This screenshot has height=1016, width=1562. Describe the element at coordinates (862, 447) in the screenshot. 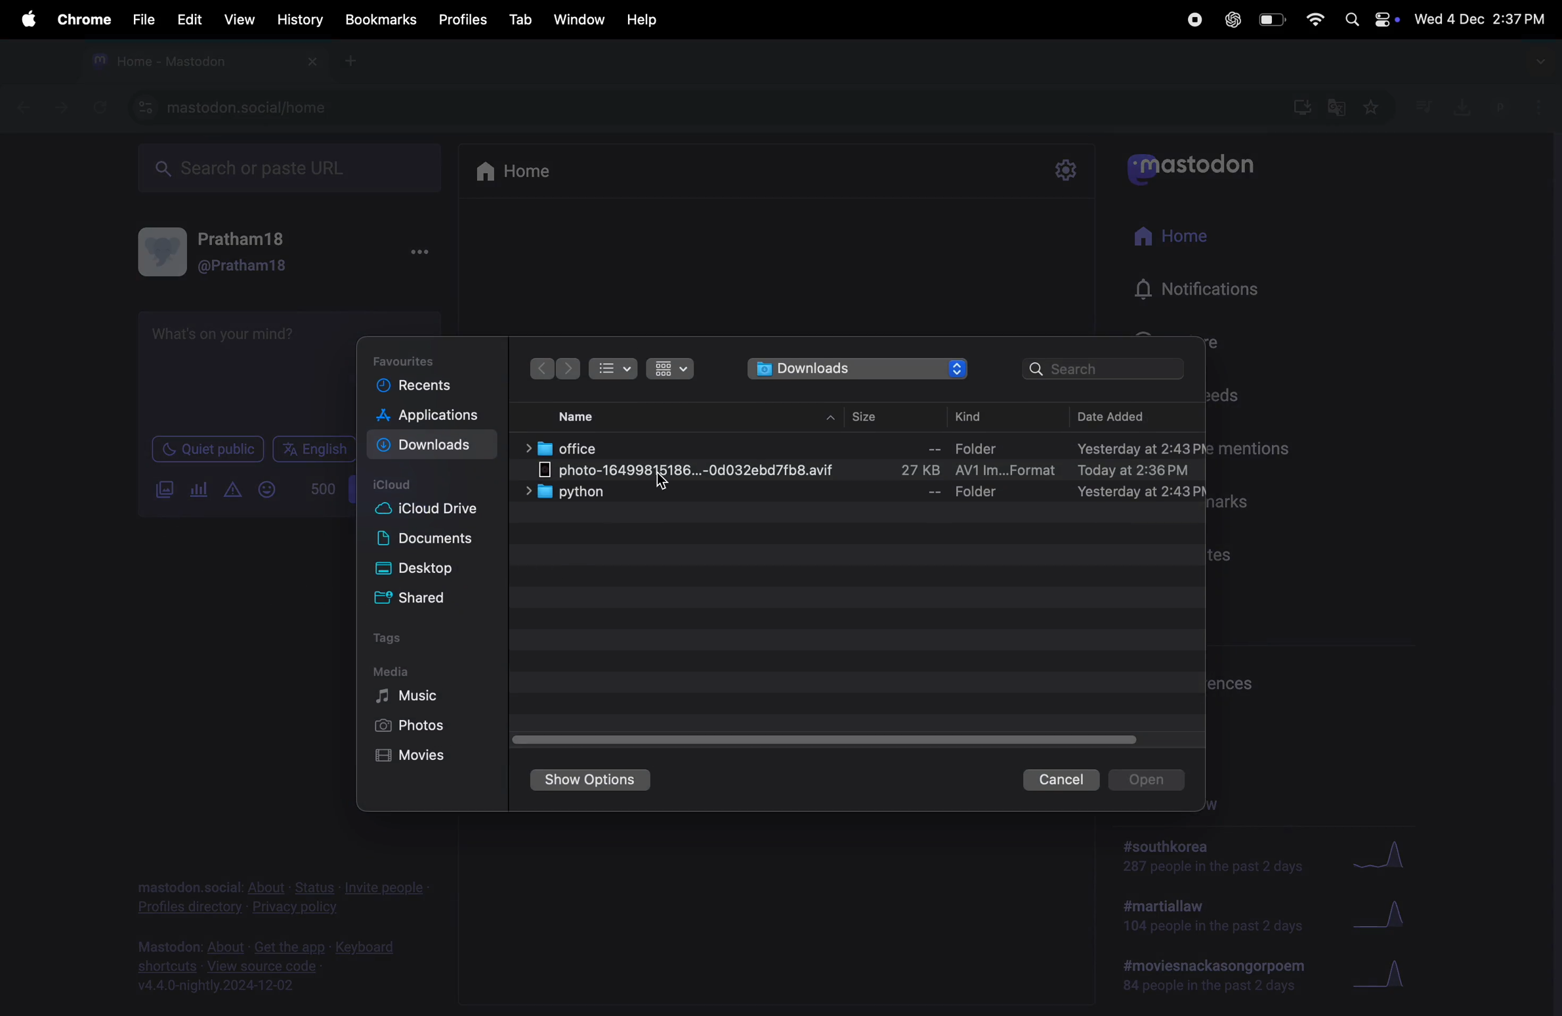

I see `office` at that location.